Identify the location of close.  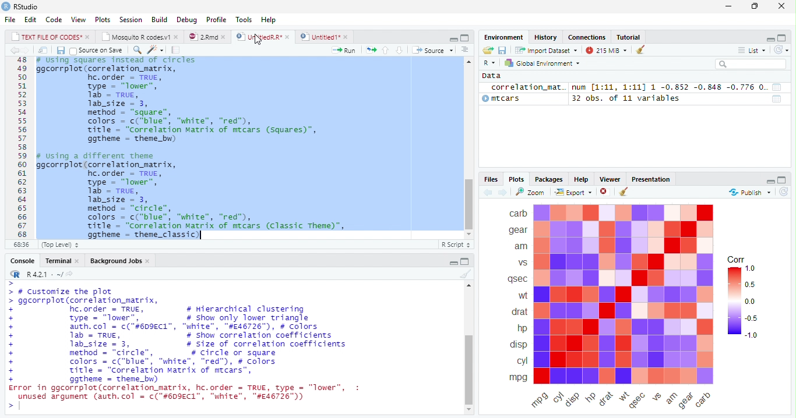
(779, 6).